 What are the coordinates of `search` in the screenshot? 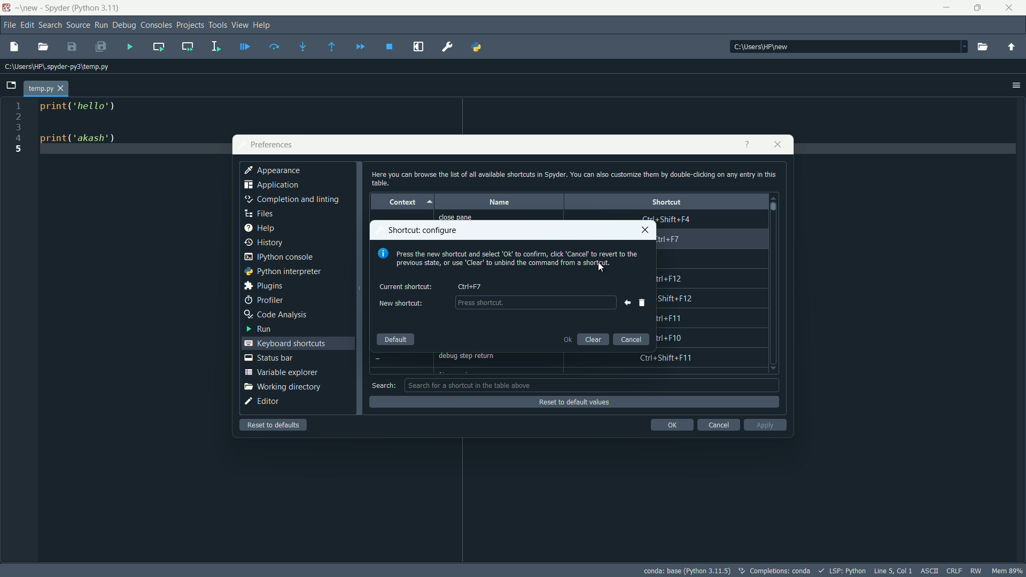 It's located at (383, 385).